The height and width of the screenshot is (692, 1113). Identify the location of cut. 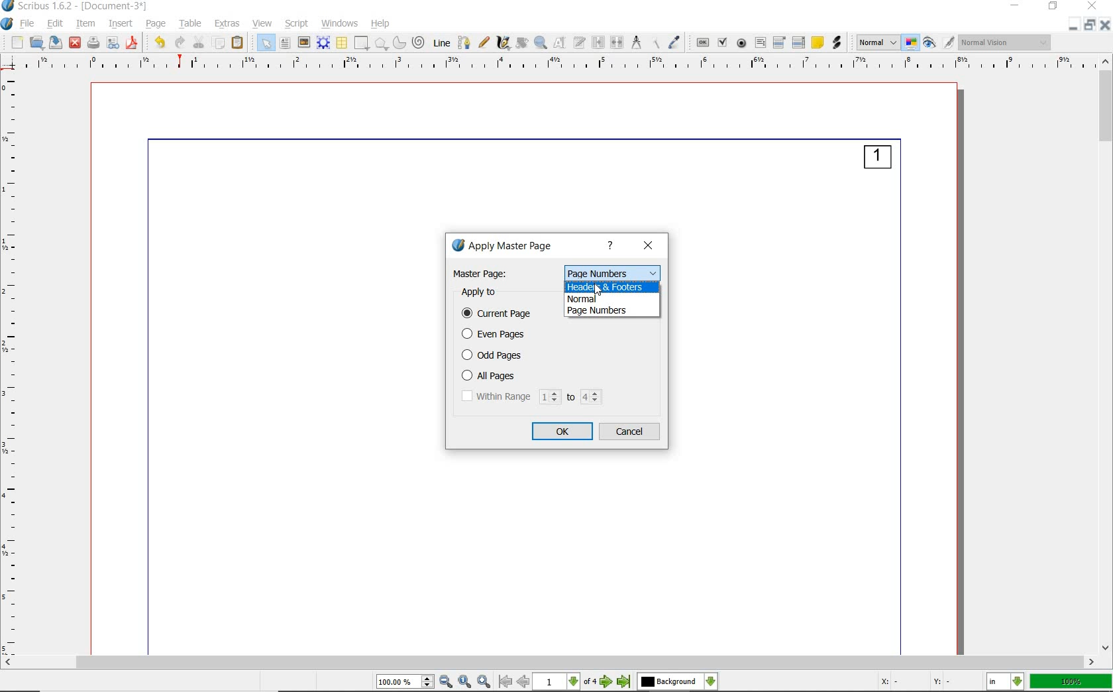
(199, 42).